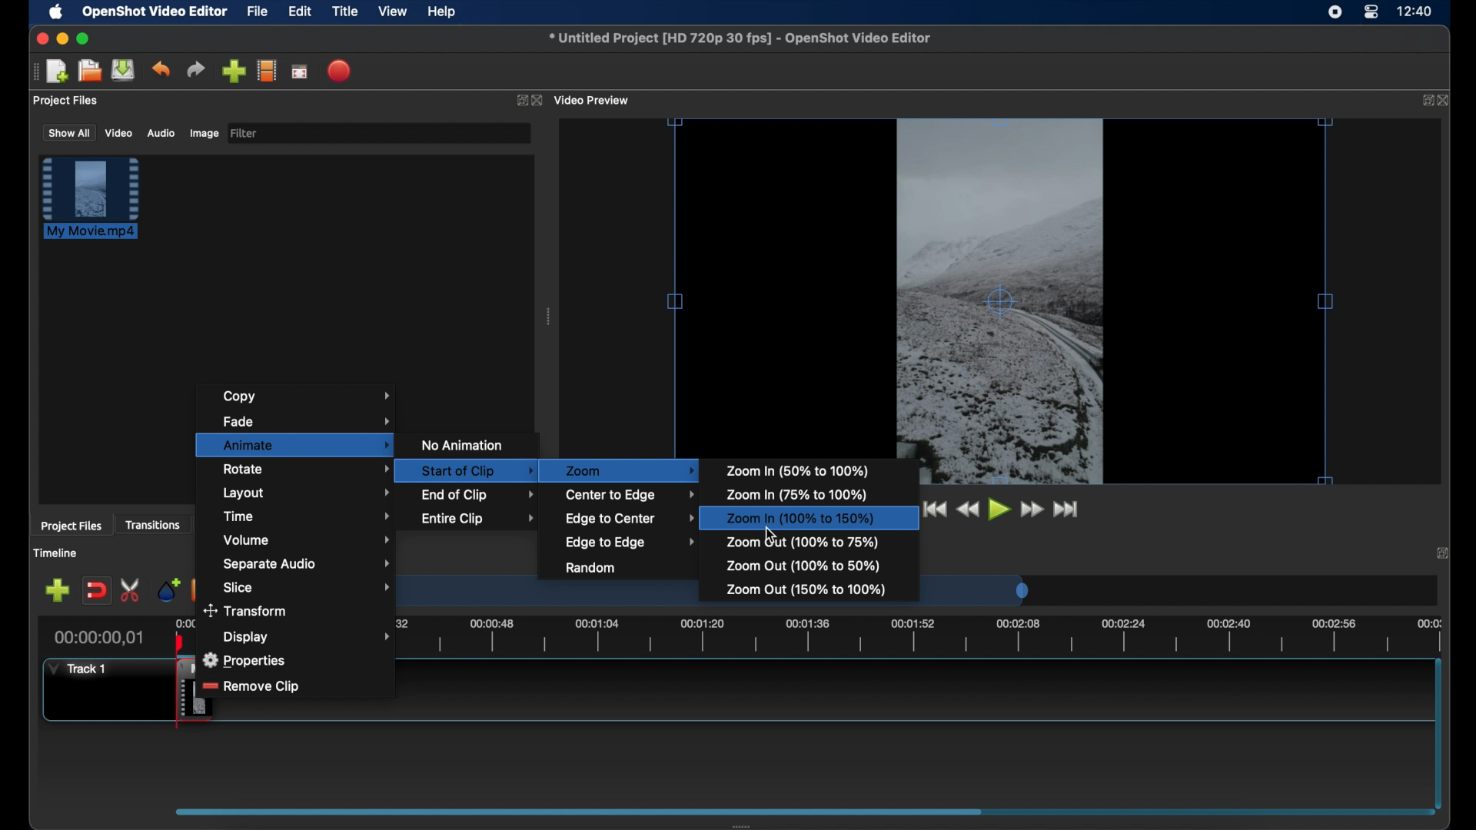 The image size is (1476, 830). What do you see at coordinates (999, 302) in the screenshot?
I see `video cursor` at bounding box center [999, 302].